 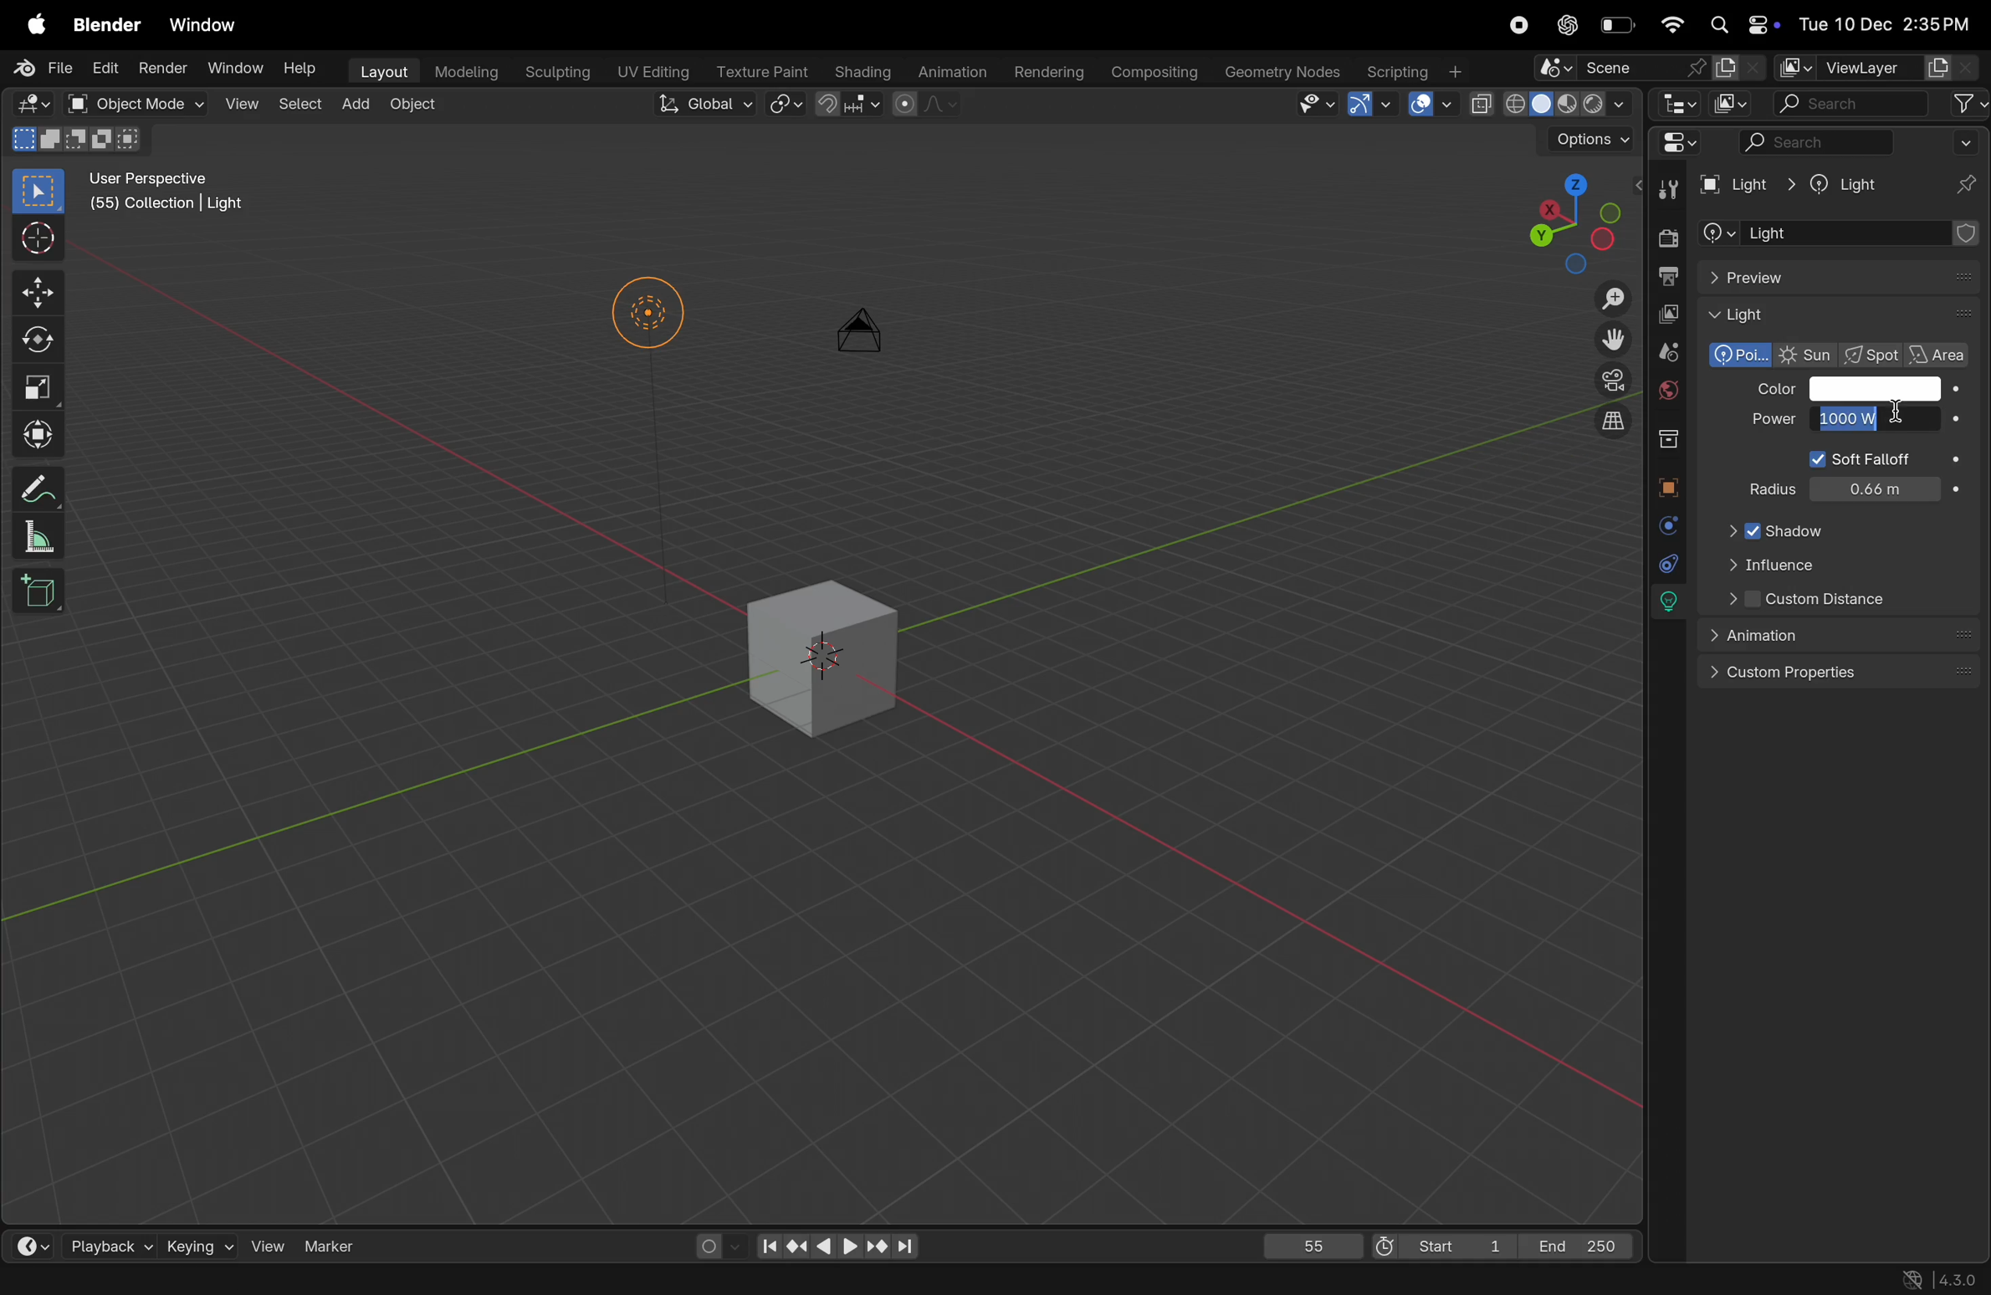 What do you see at coordinates (301, 107) in the screenshot?
I see `select` at bounding box center [301, 107].